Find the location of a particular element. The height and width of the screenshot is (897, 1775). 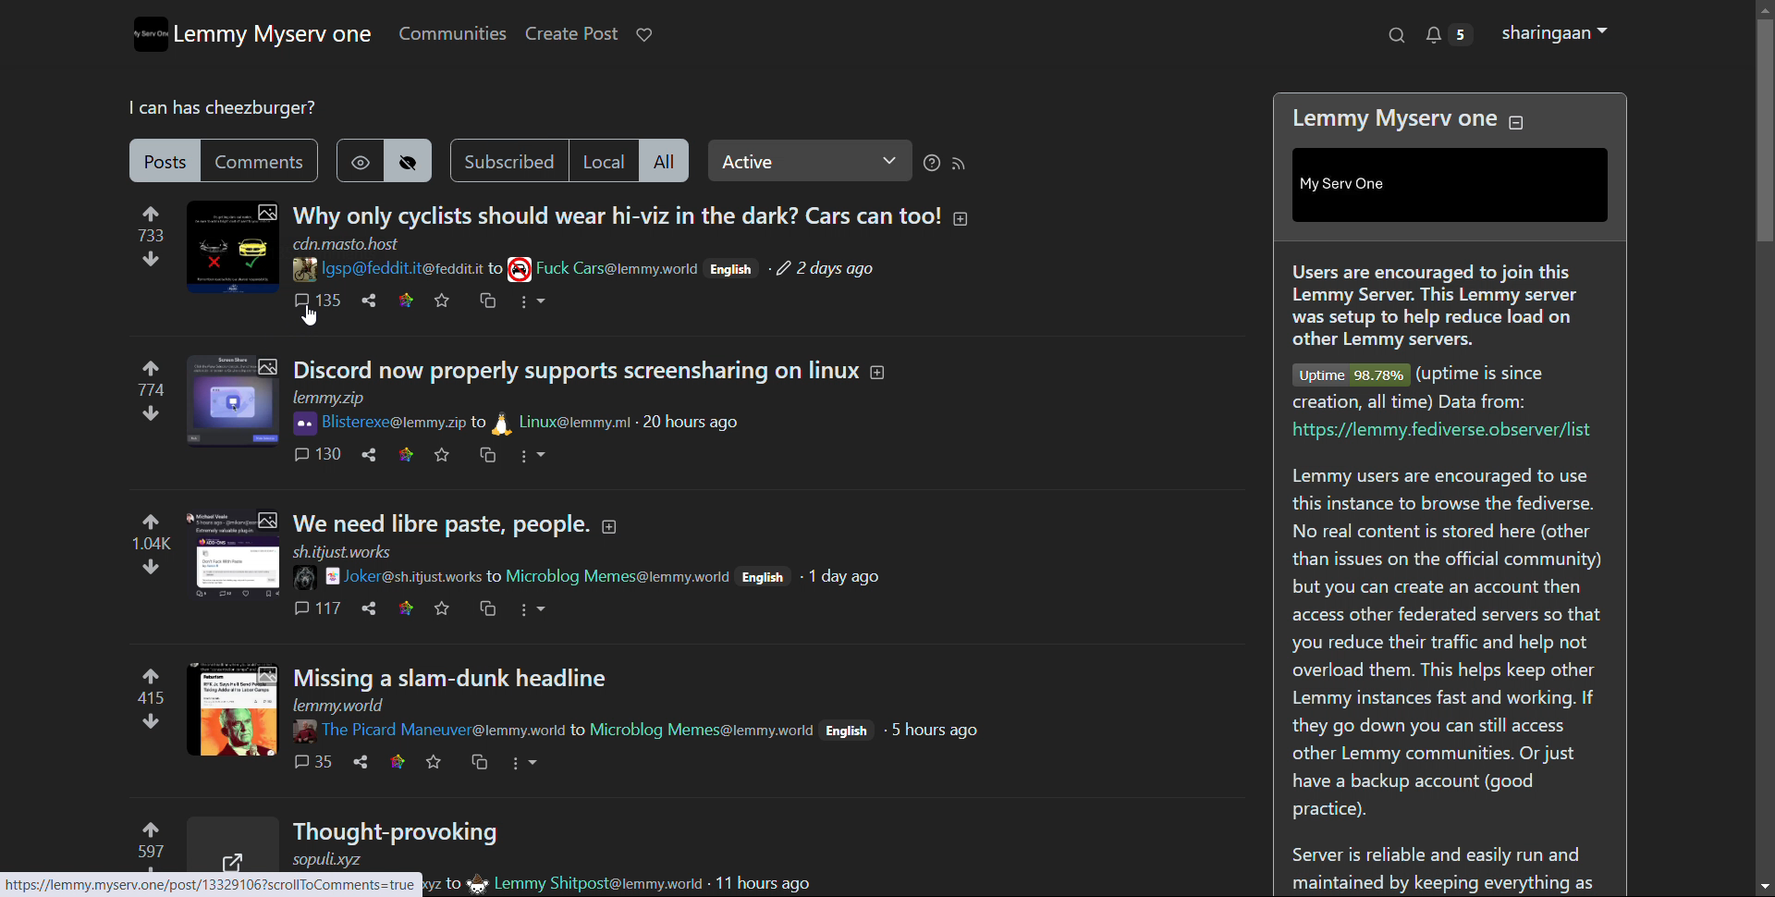

subscribed is located at coordinates (508, 160).